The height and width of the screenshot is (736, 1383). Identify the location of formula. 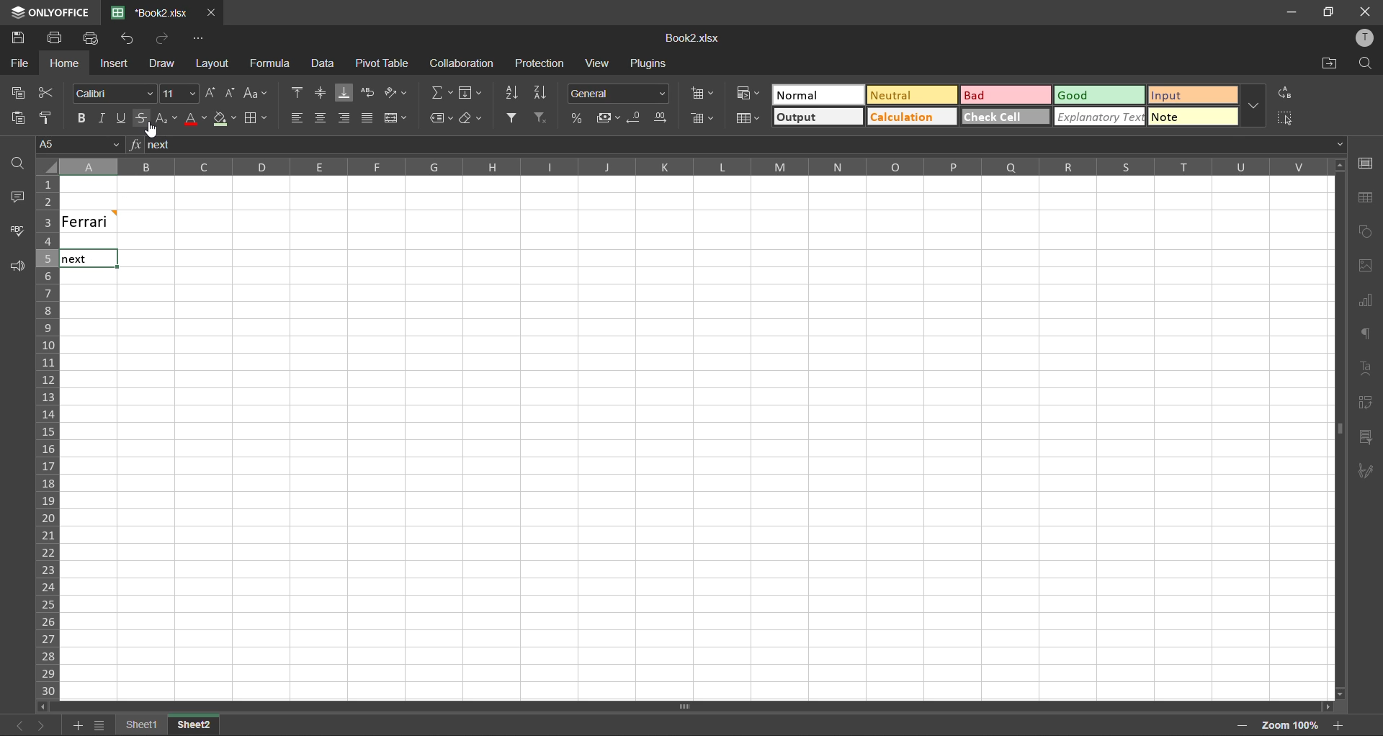
(270, 66).